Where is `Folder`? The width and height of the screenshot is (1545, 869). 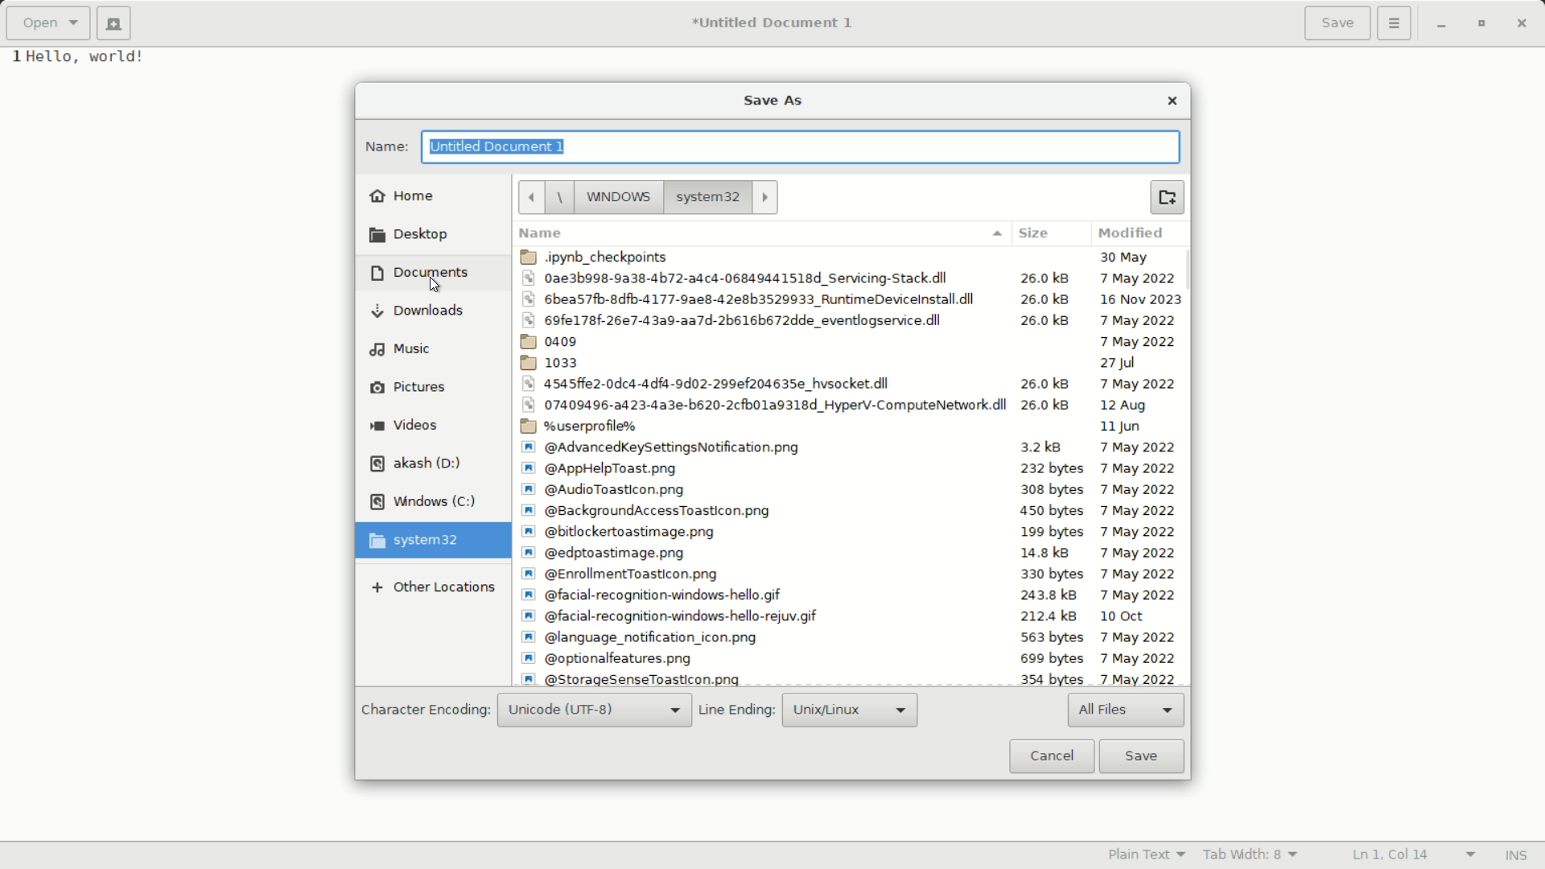 Folder is located at coordinates (851, 428).